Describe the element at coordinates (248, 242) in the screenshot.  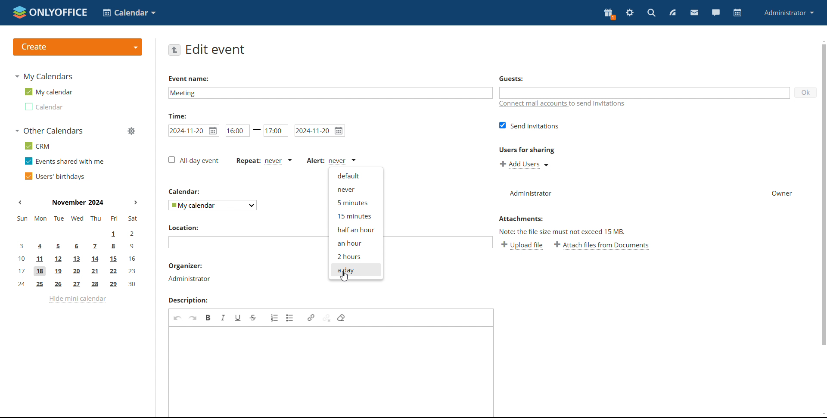
I see `add location` at that location.